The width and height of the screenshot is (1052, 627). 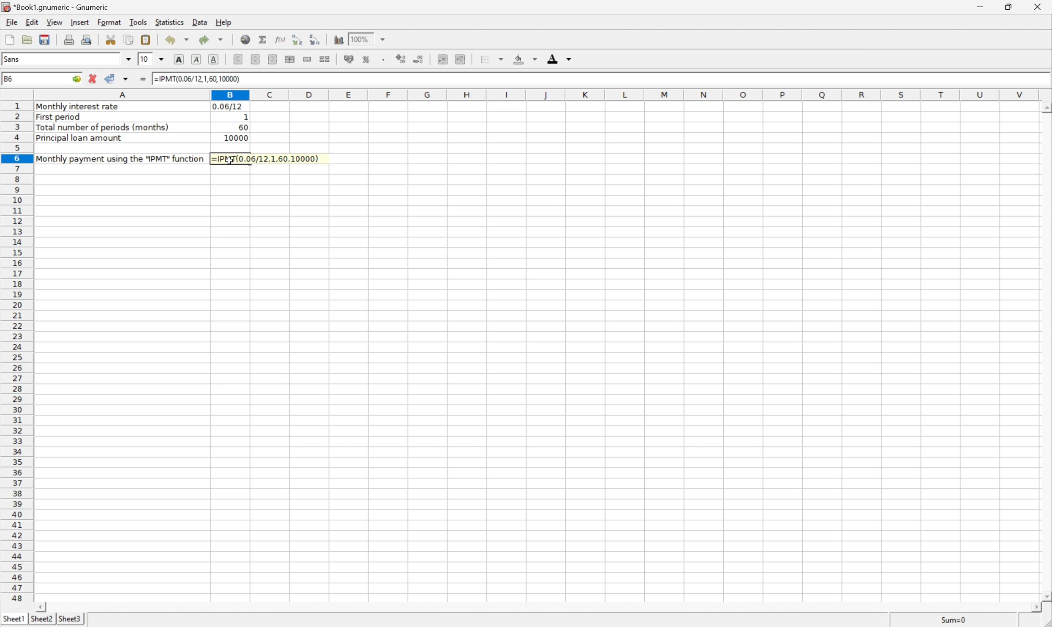 What do you see at coordinates (273, 59) in the screenshot?
I see `Align Right` at bounding box center [273, 59].